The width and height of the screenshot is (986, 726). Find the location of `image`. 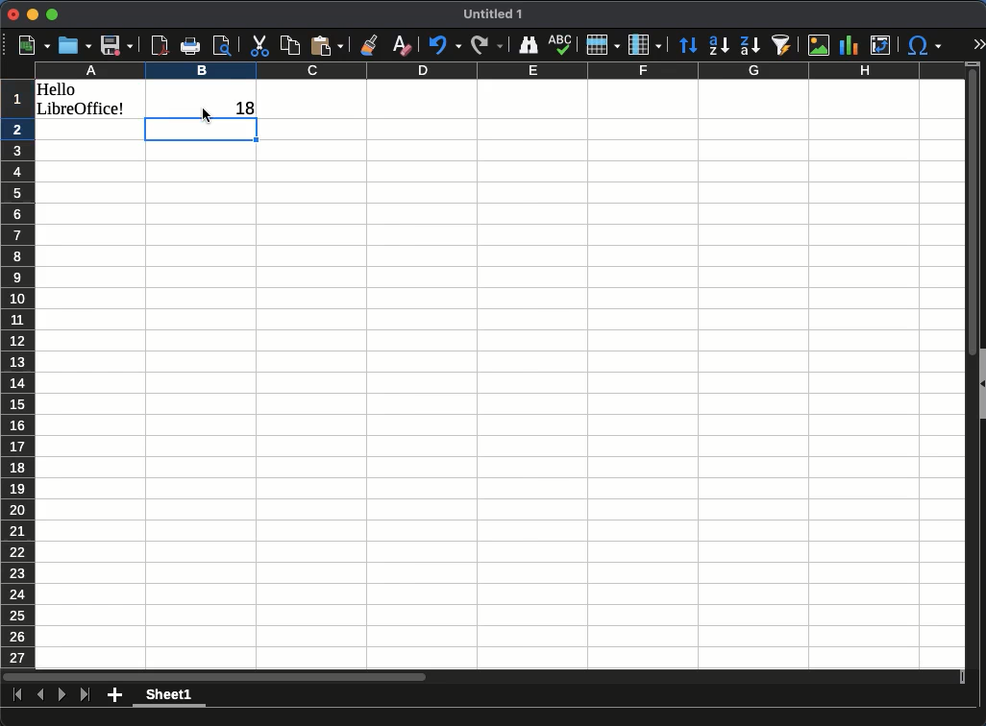

image is located at coordinates (818, 45).